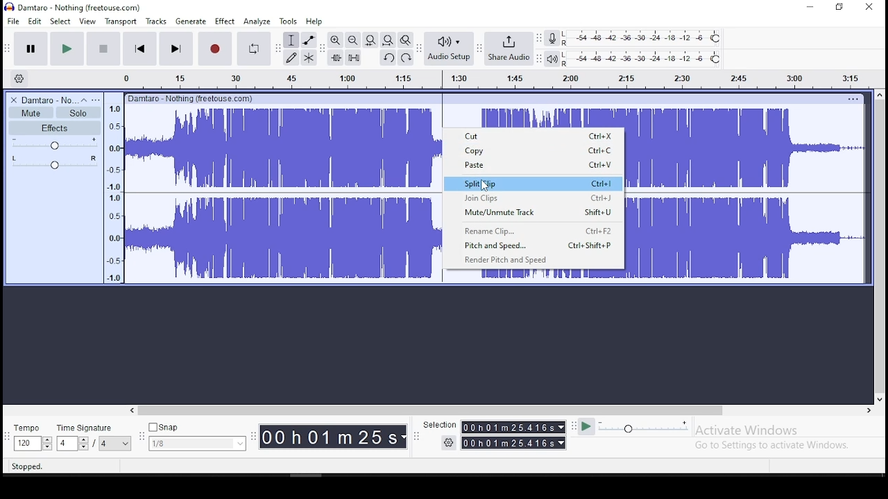 This screenshot has width=888, height=499. Describe the element at coordinates (156, 21) in the screenshot. I see `tracks` at that location.